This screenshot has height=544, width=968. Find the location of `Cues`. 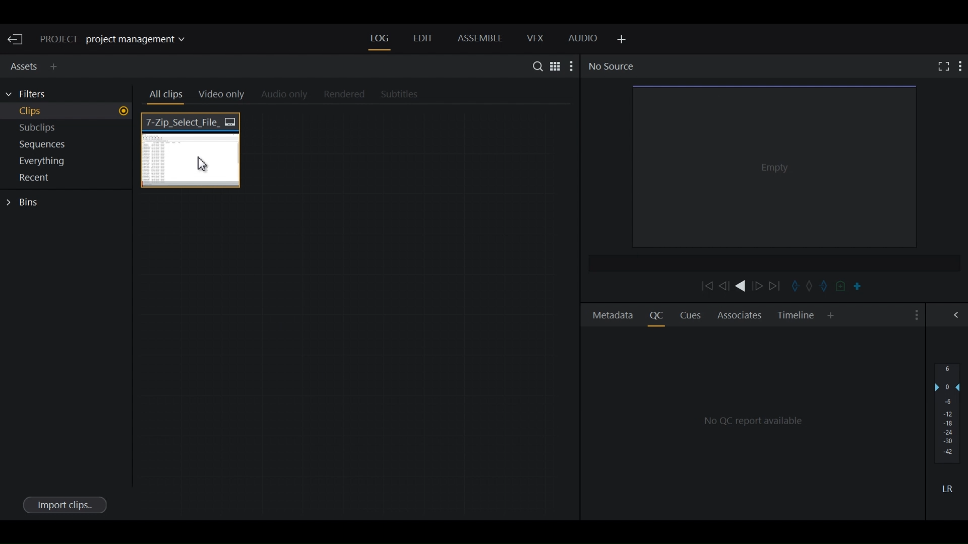

Cues is located at coordinates (691, 316).